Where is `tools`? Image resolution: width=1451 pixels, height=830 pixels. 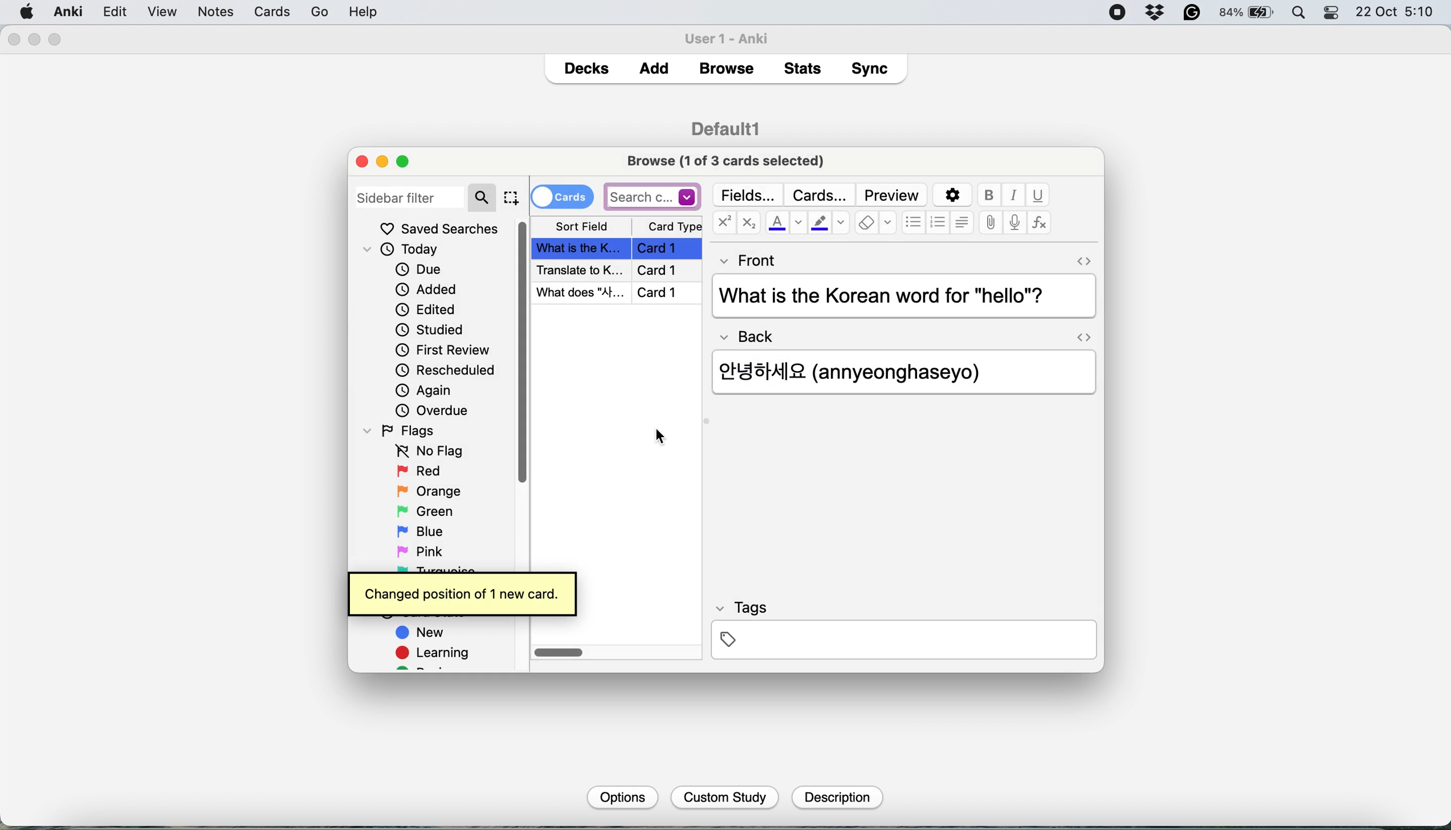 tools is located at coordinates (252, 11).